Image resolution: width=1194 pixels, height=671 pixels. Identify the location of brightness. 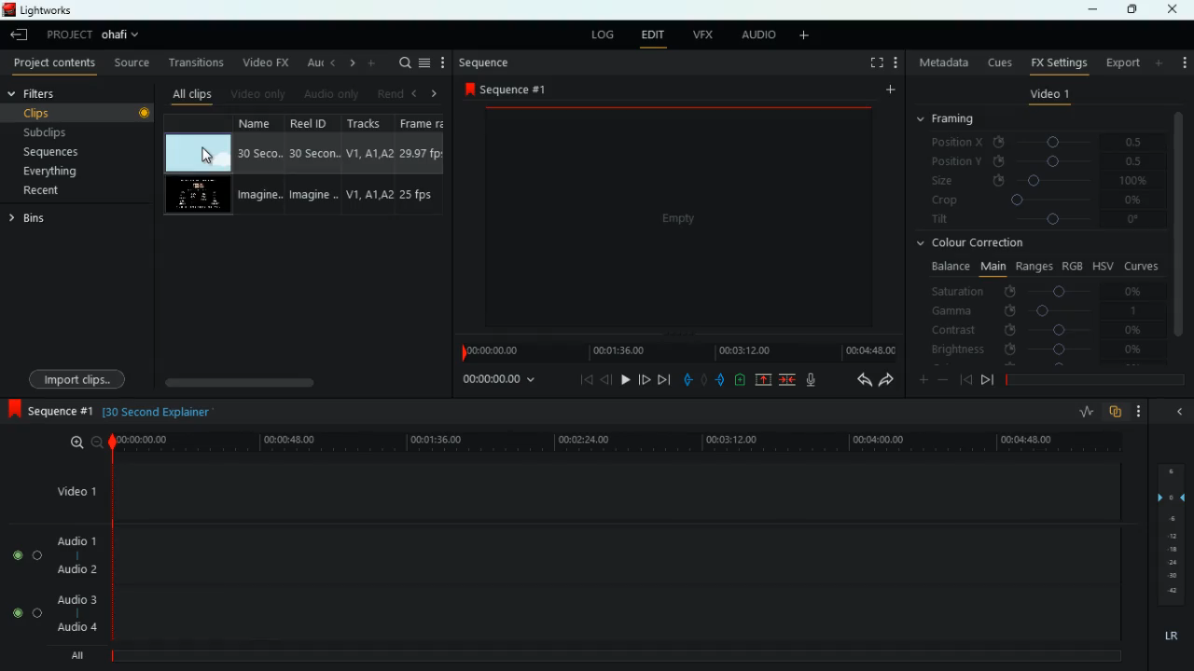
(1038, 349).